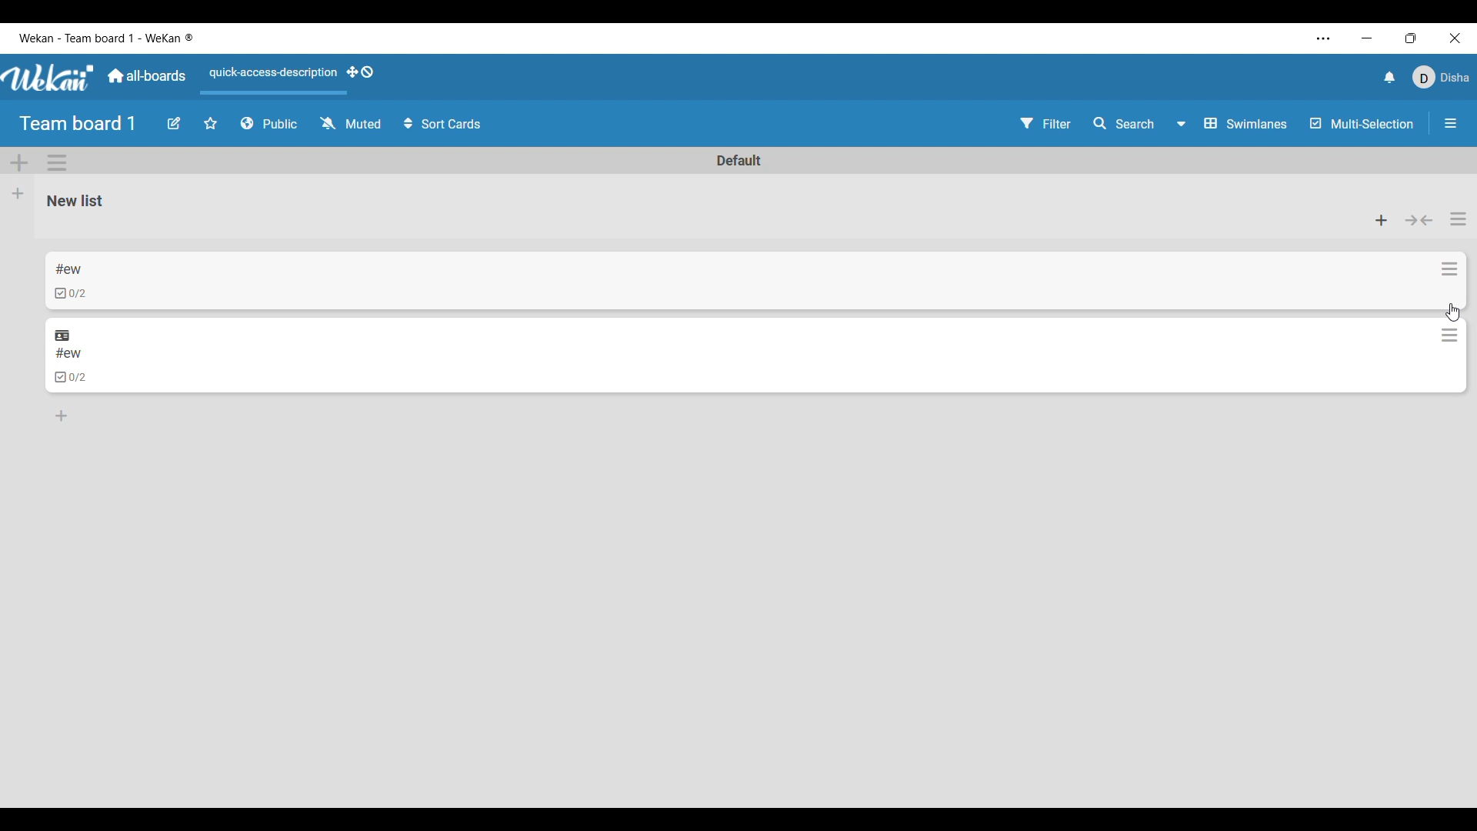  I want to click on Software logo, so click(49, 78).